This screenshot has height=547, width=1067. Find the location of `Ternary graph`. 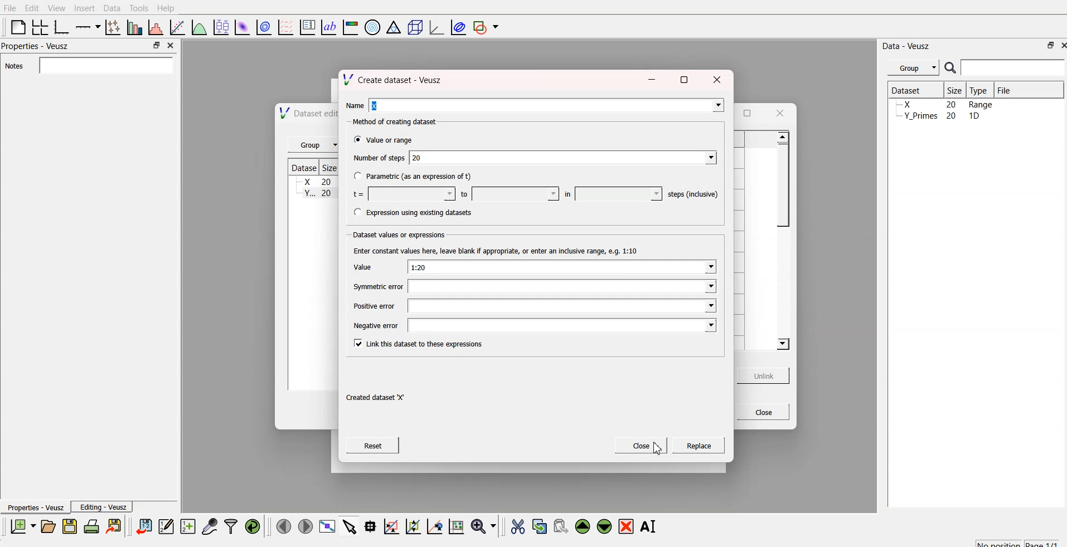

Ternary graph is located at coordinates (394, 27).